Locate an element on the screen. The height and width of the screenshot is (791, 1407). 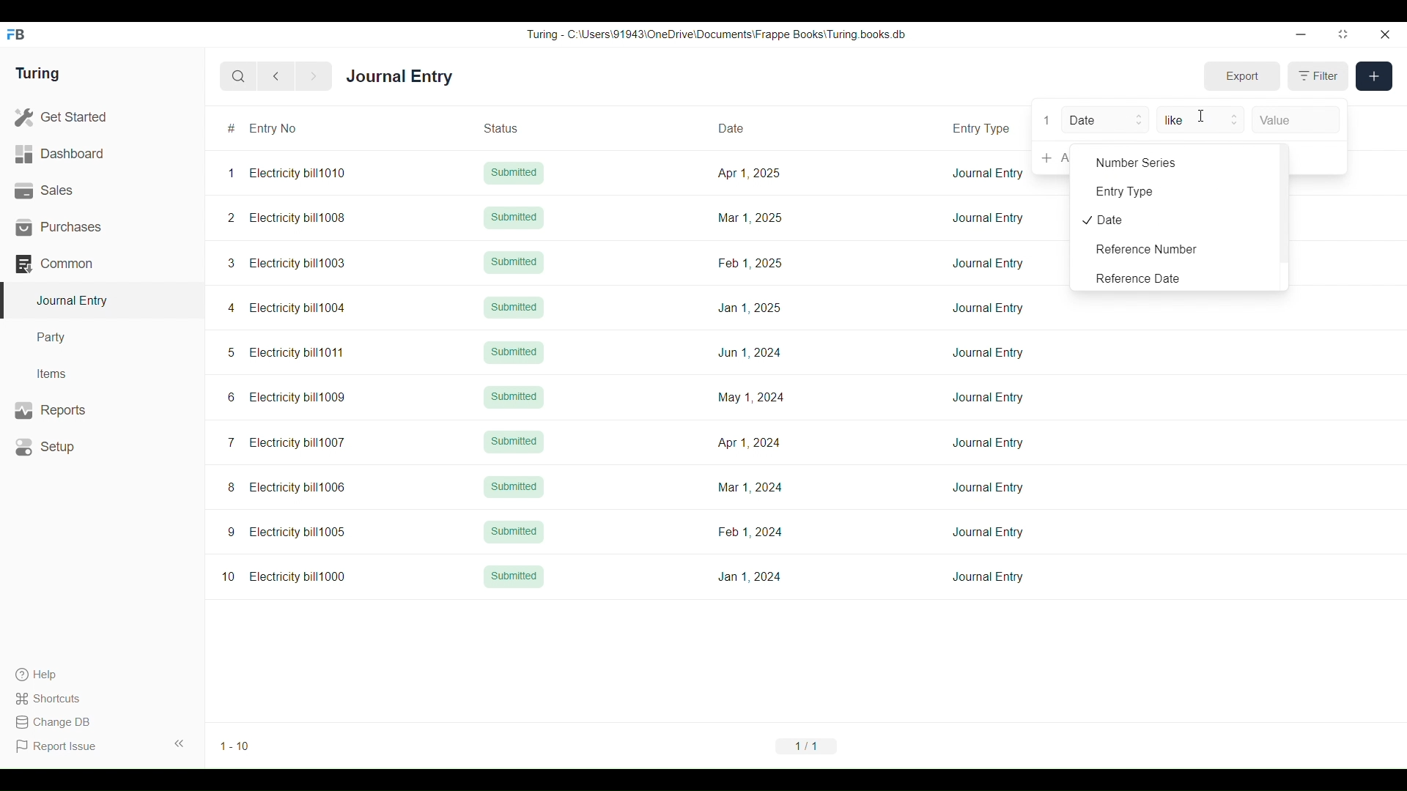
Help is located at coordinates (55, 675).